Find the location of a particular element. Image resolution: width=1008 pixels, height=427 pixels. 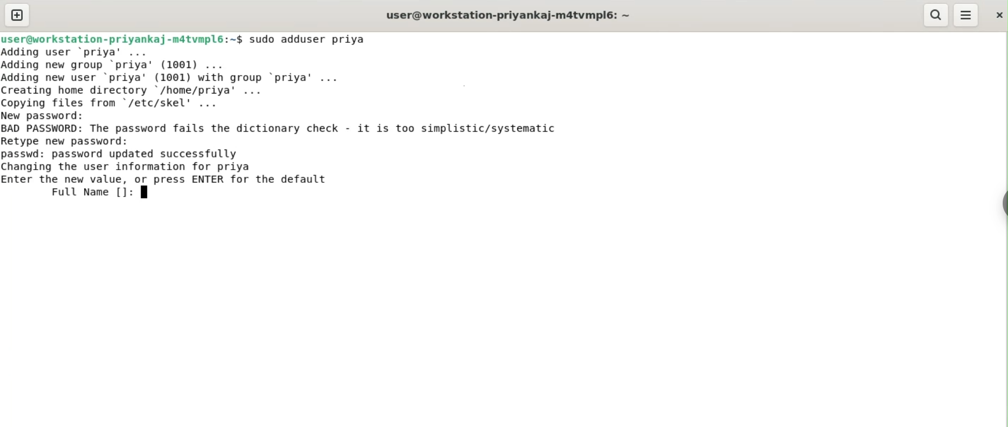

fulll name is located at coordinates (99, 191).